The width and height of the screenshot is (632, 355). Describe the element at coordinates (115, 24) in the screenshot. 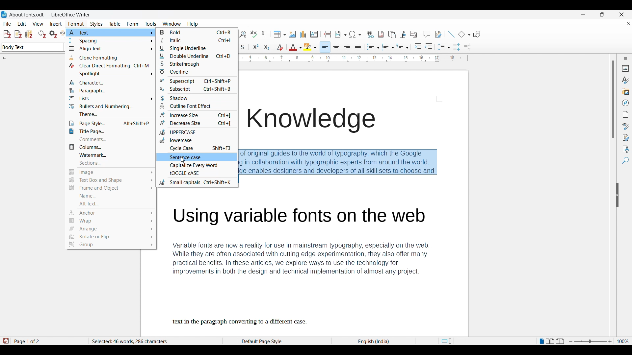

I see `Table menu` at that location.